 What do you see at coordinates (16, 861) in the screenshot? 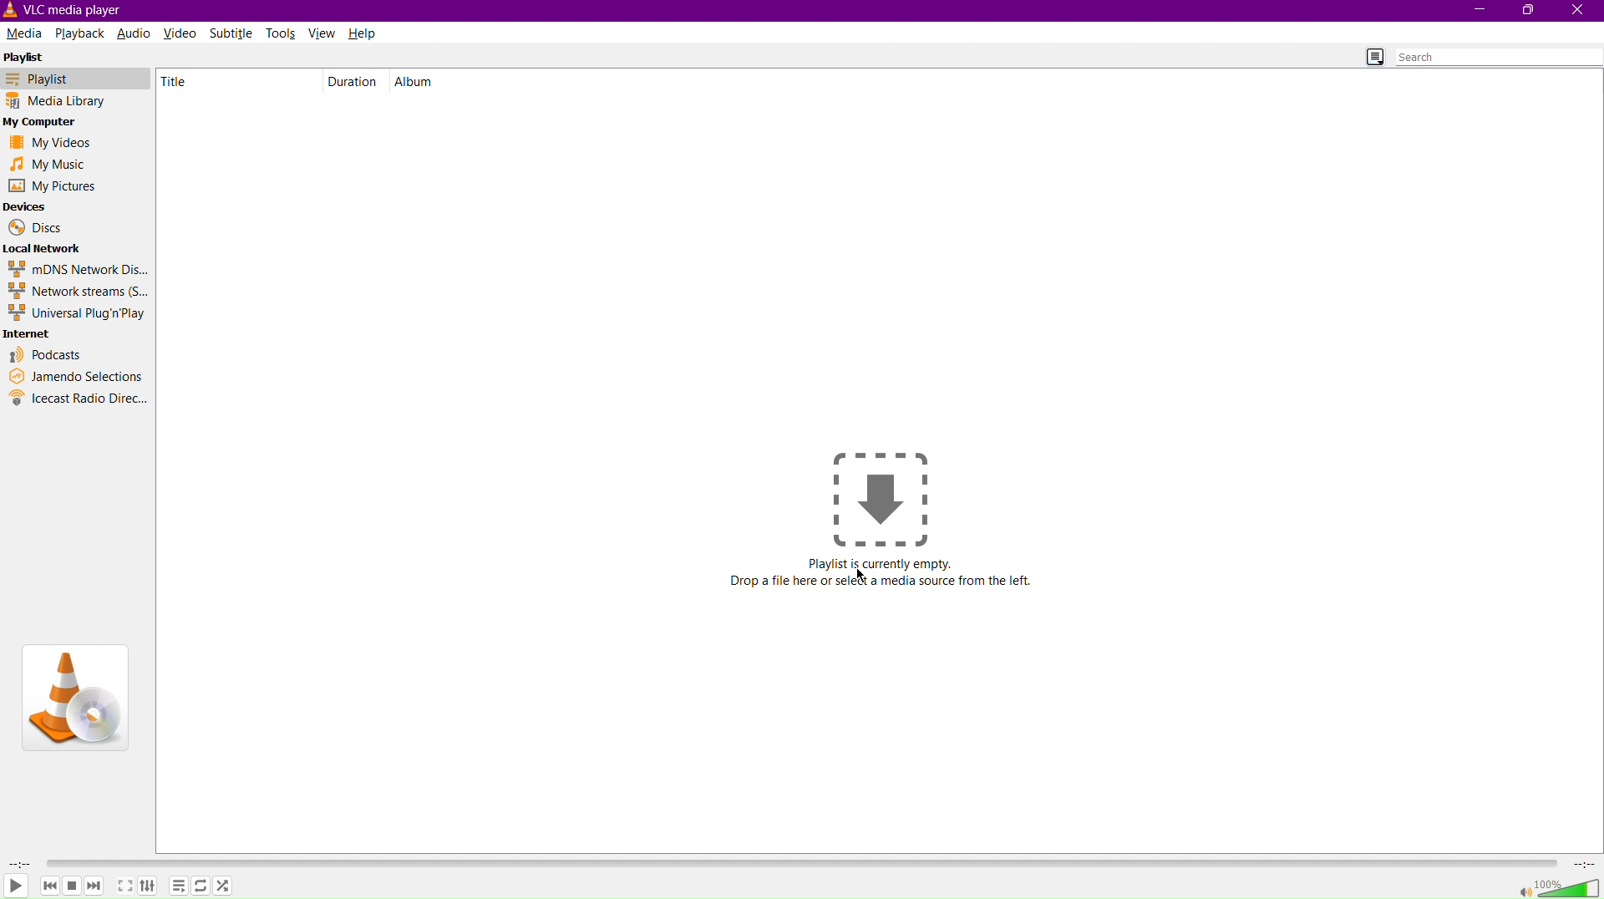
I see `Duration` at bounding box center [16, 861].